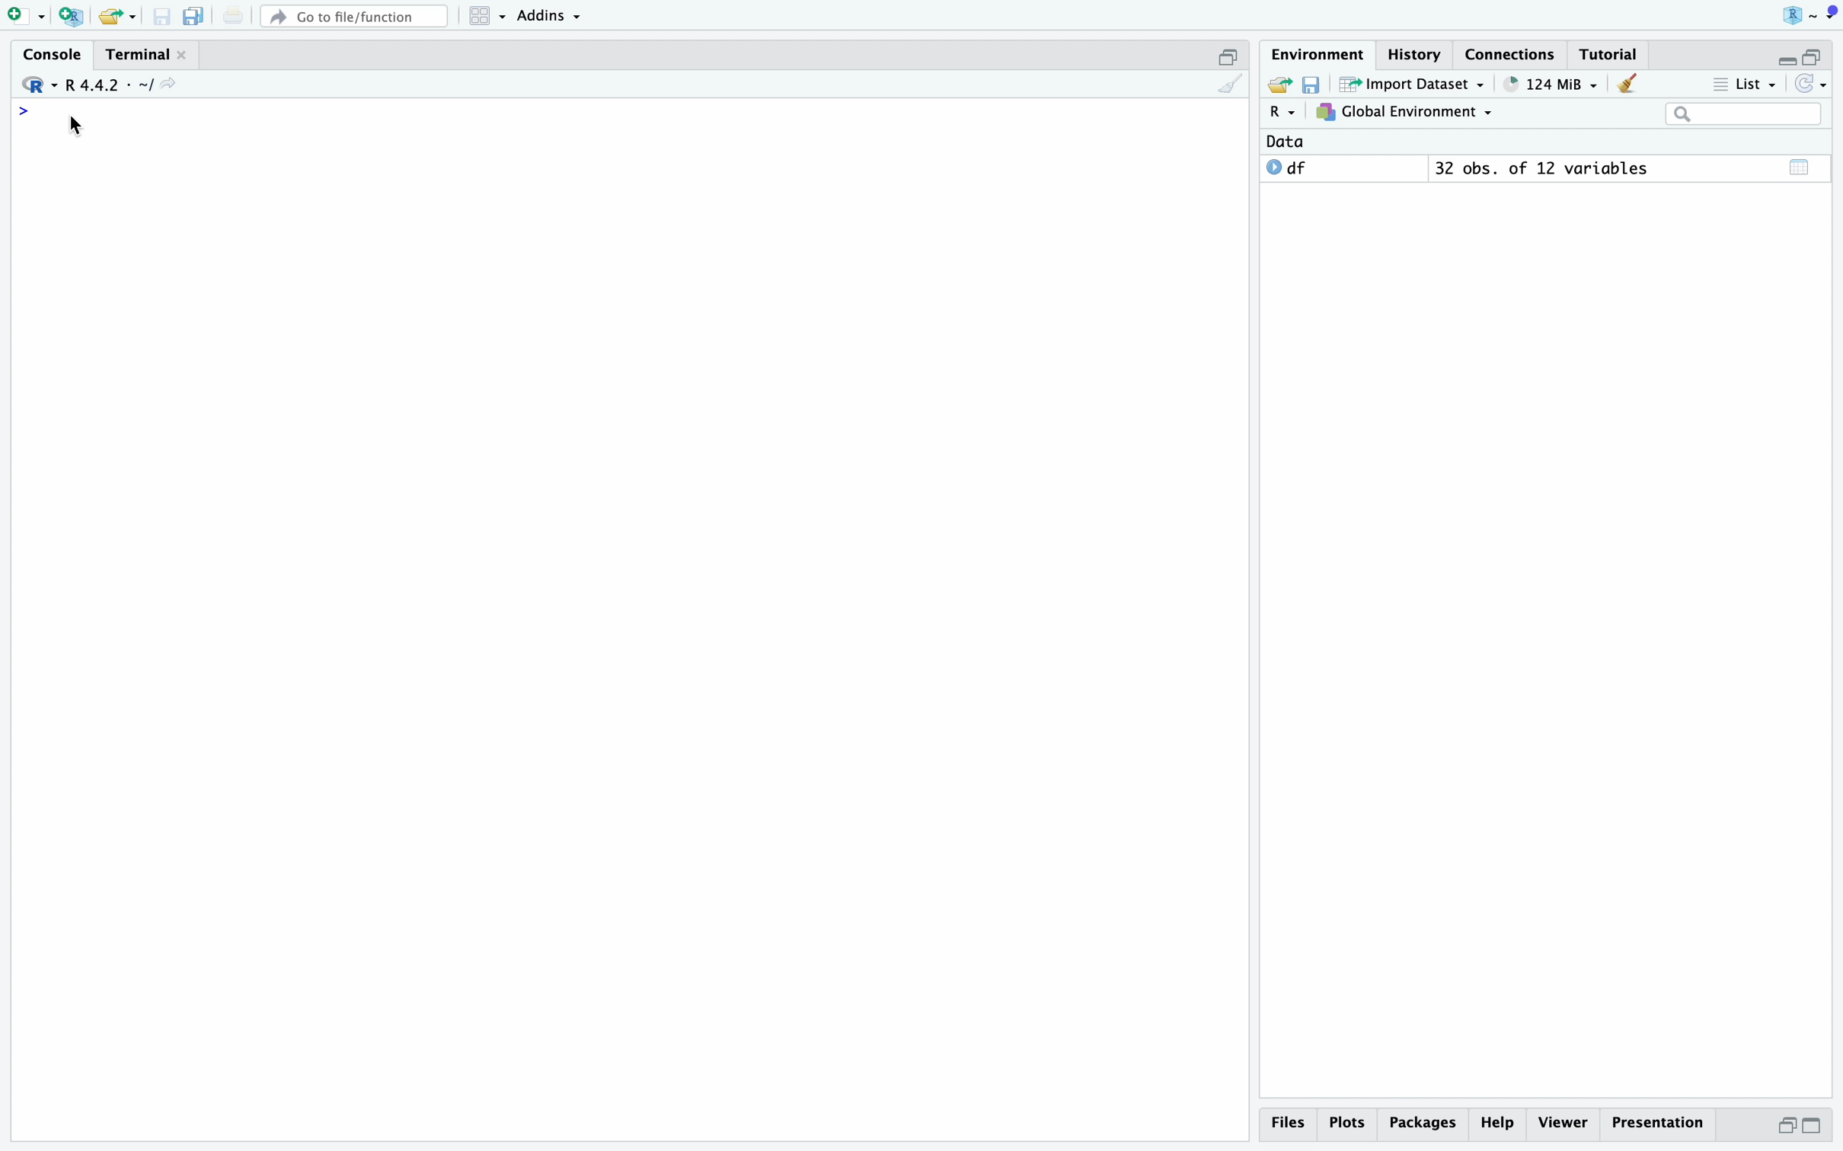  What do you see at coordinates (55, 55) in the screenshot?
I see `console` at bounding box center [55, 55].